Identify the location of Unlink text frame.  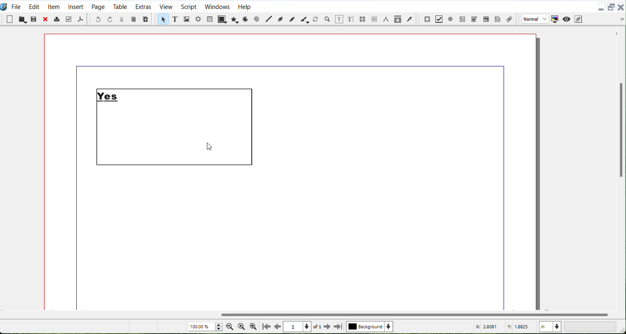
(374, 19).